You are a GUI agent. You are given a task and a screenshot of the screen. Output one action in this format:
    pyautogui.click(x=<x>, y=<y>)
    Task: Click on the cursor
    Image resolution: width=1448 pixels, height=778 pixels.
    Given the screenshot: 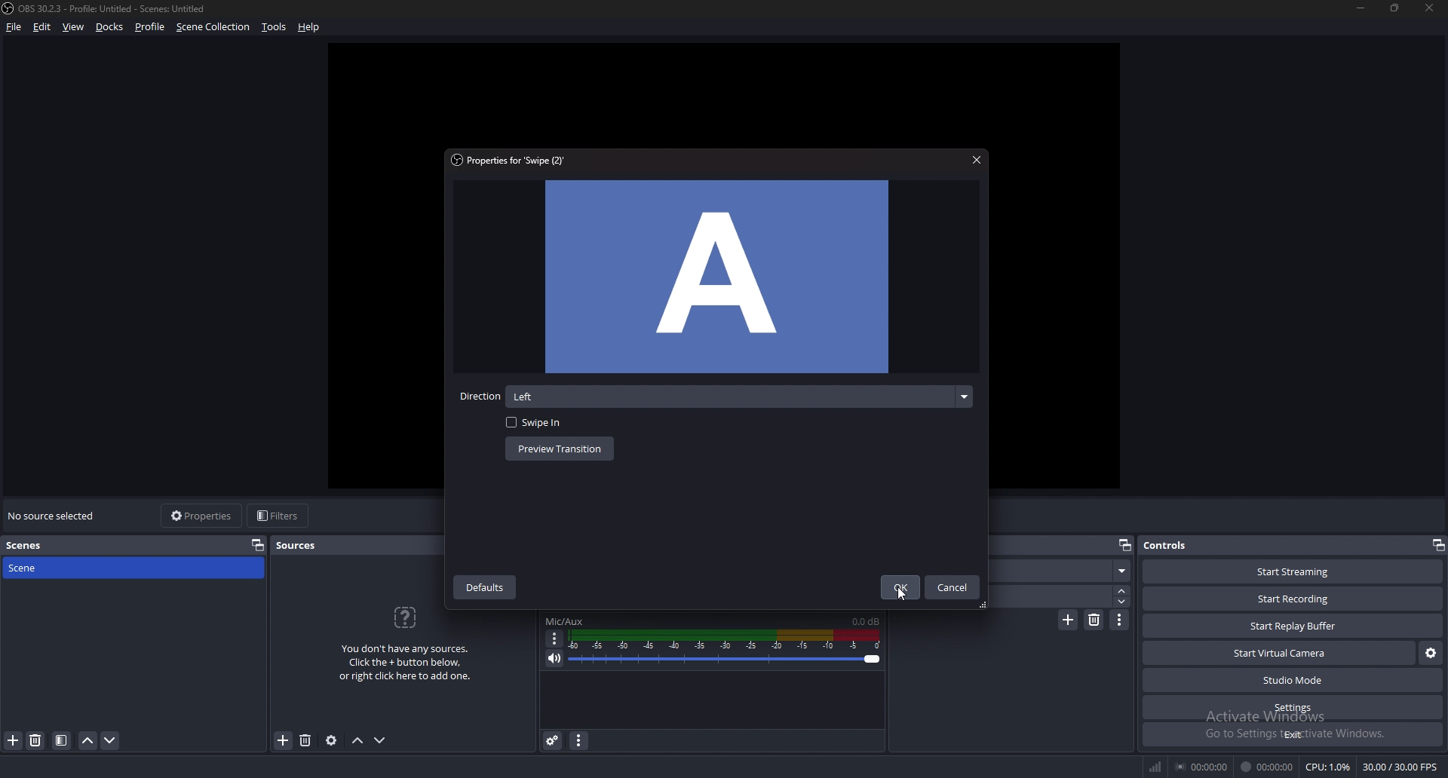 What is the action you would take?
    pyautogui.click(x=901, y=595)
    